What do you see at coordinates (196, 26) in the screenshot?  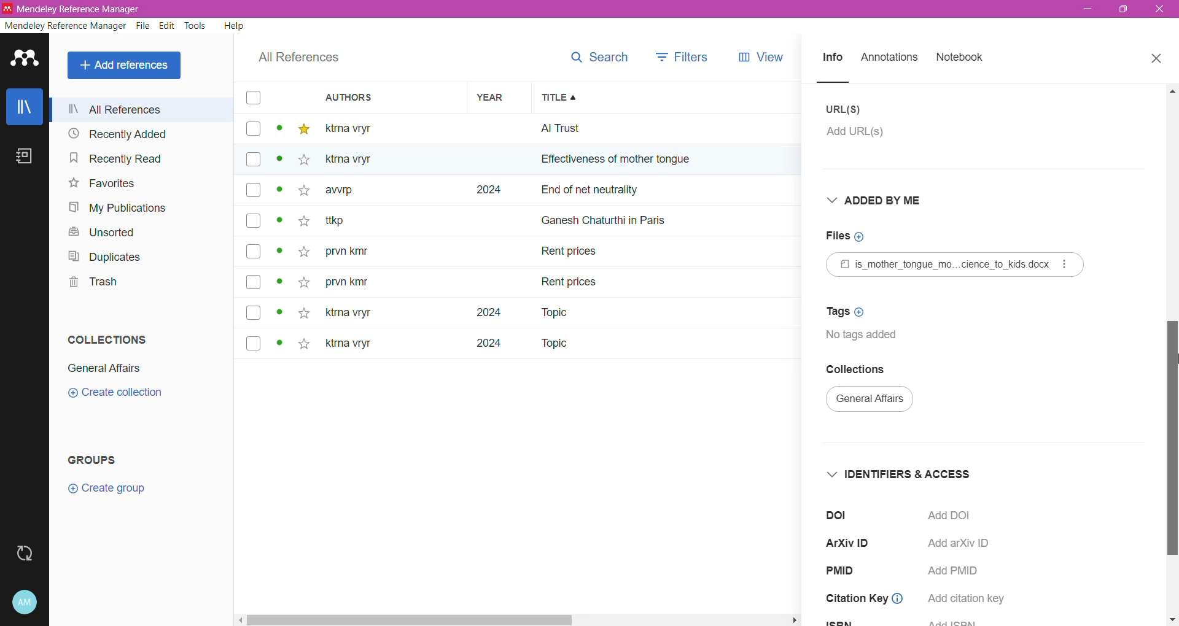 I see `Tools` at bounding box center [196, 26].